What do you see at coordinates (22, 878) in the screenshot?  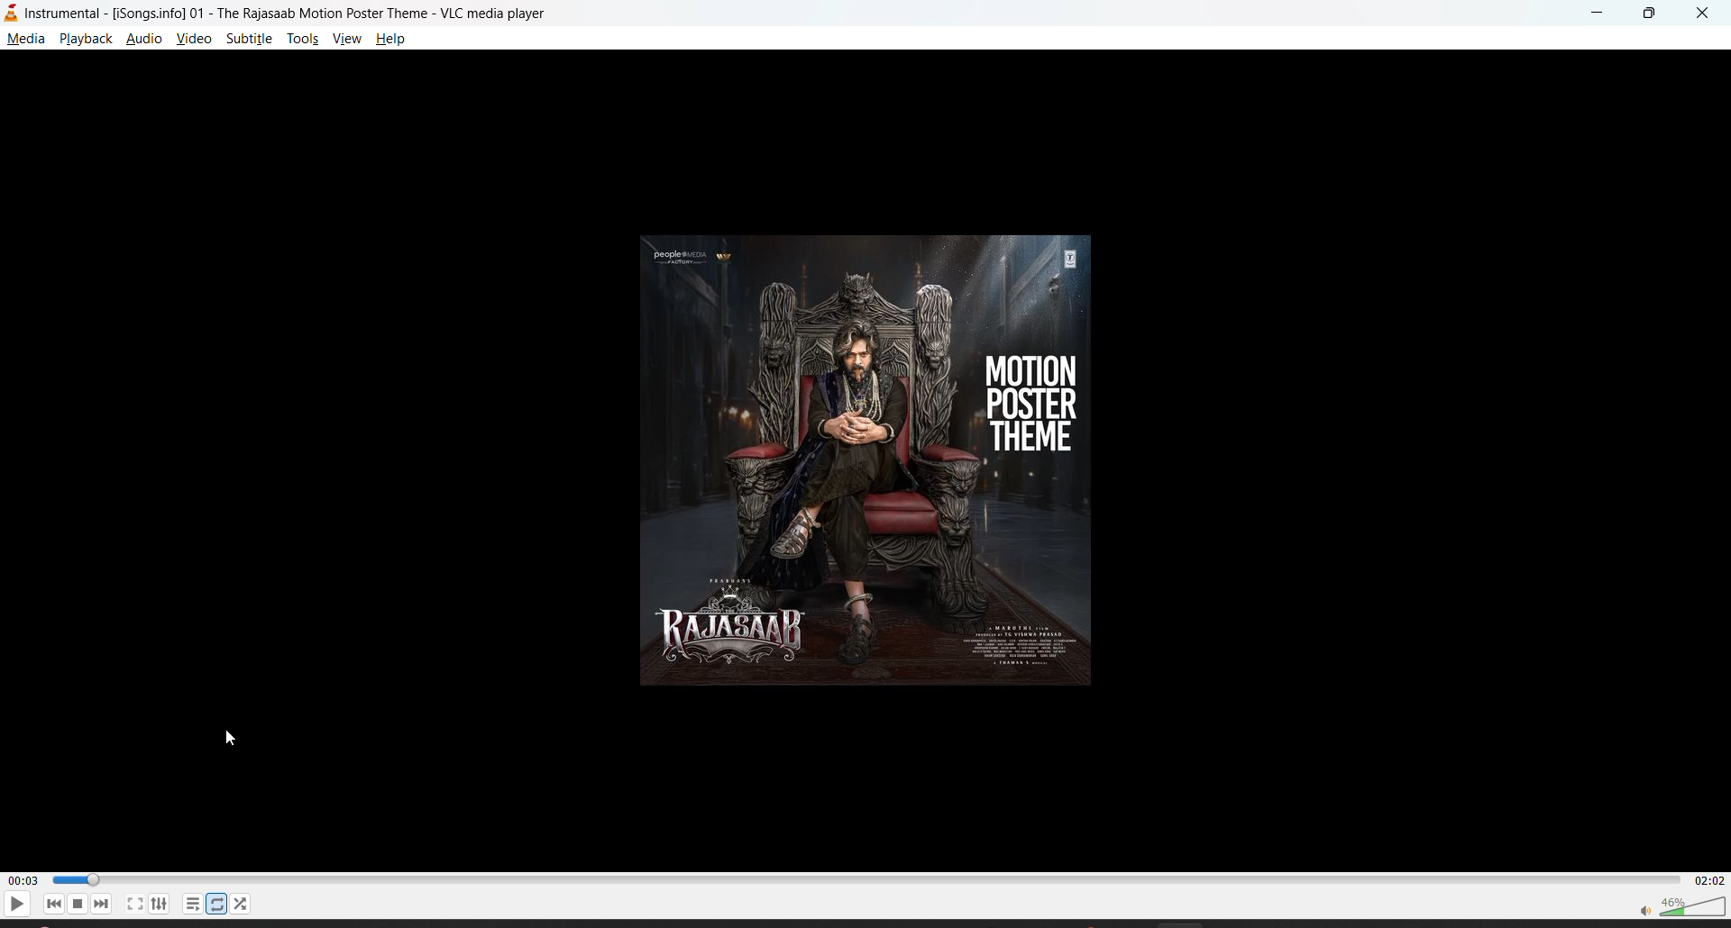 I see `00:03` at bounding box center [22, 878].